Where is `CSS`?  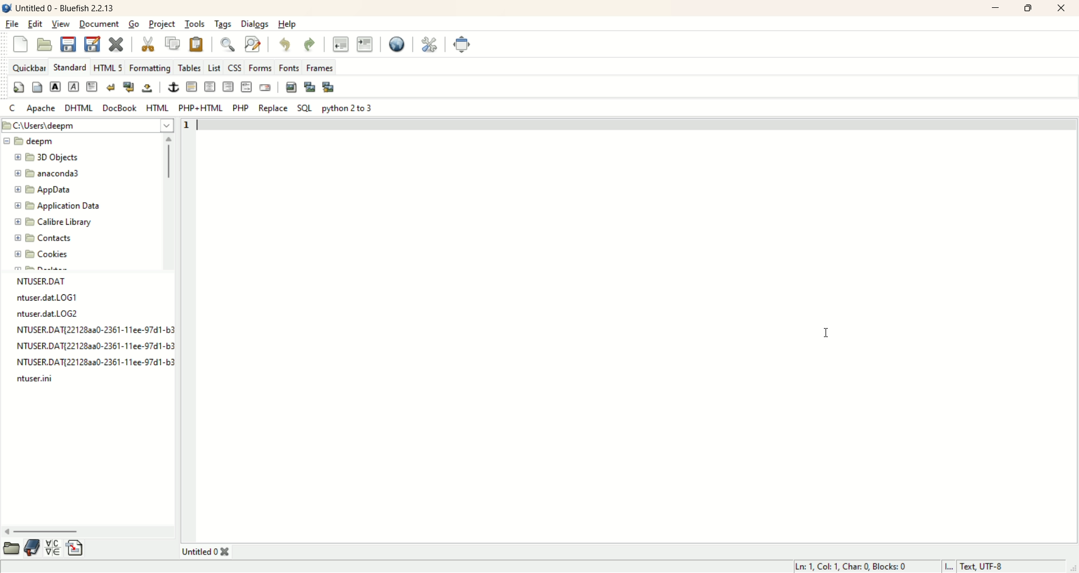
CSS is located at coordinates (236, 68).